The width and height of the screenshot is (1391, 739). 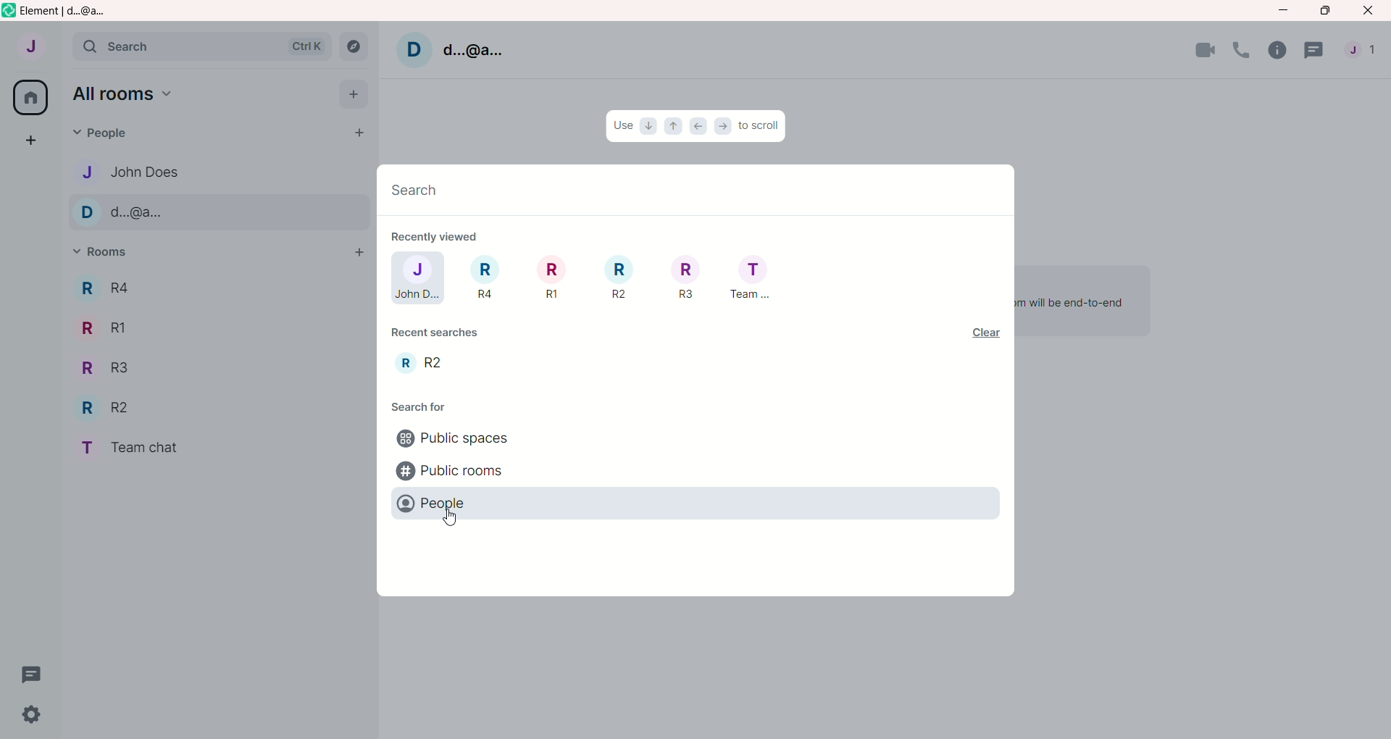 I want to click on add, so click(x=354, y=94).